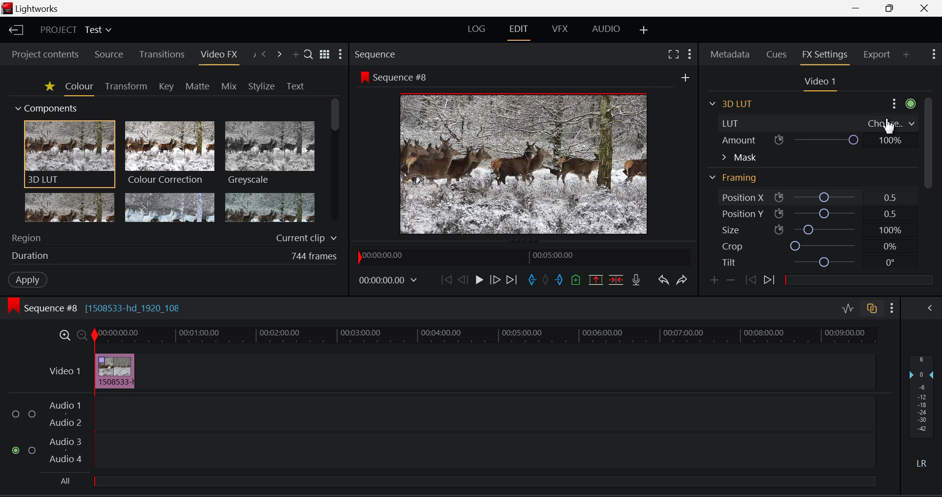 Image resolution: width=942 pixels, height=497 pixels. Describe the element at coordinates (15, 450) in the screenshot. I see `Audio Input Checkbox` at that location.